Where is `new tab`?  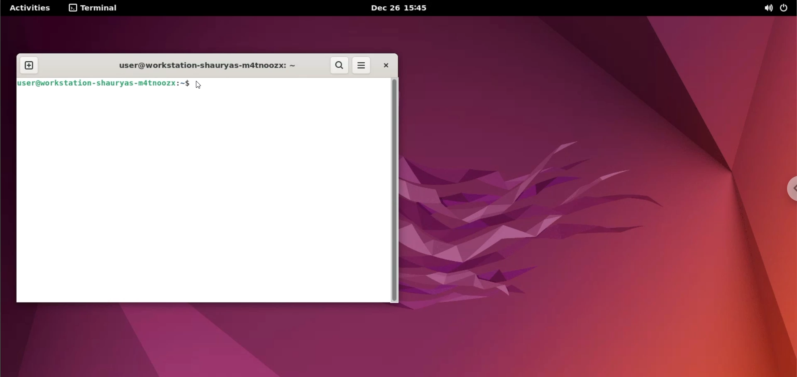 new tab is located at coordinates (29, 66).